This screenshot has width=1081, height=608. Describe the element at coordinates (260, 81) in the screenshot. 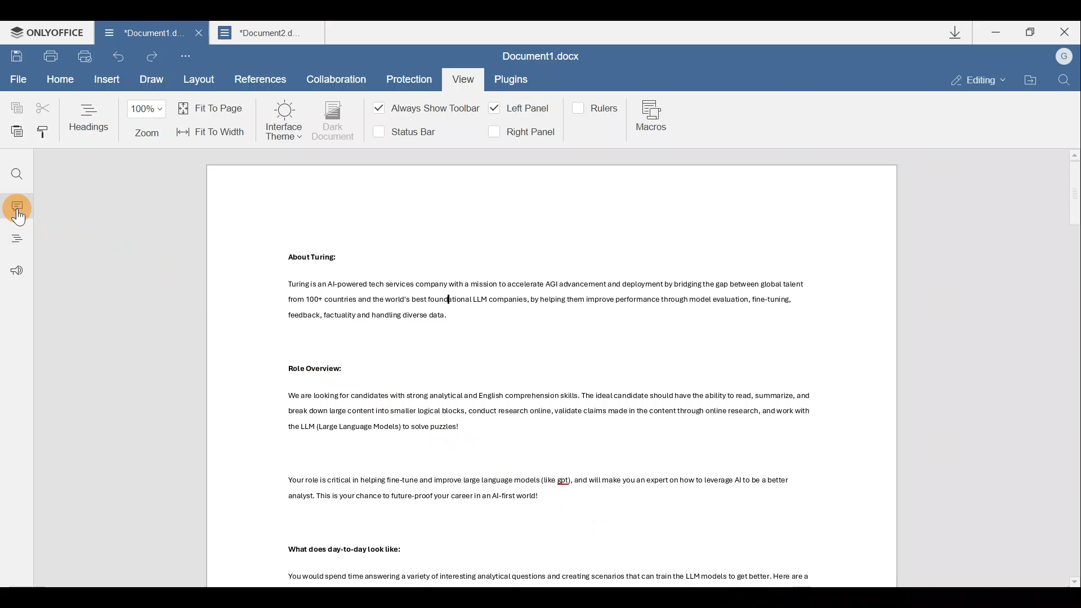

I see `References` at that location.